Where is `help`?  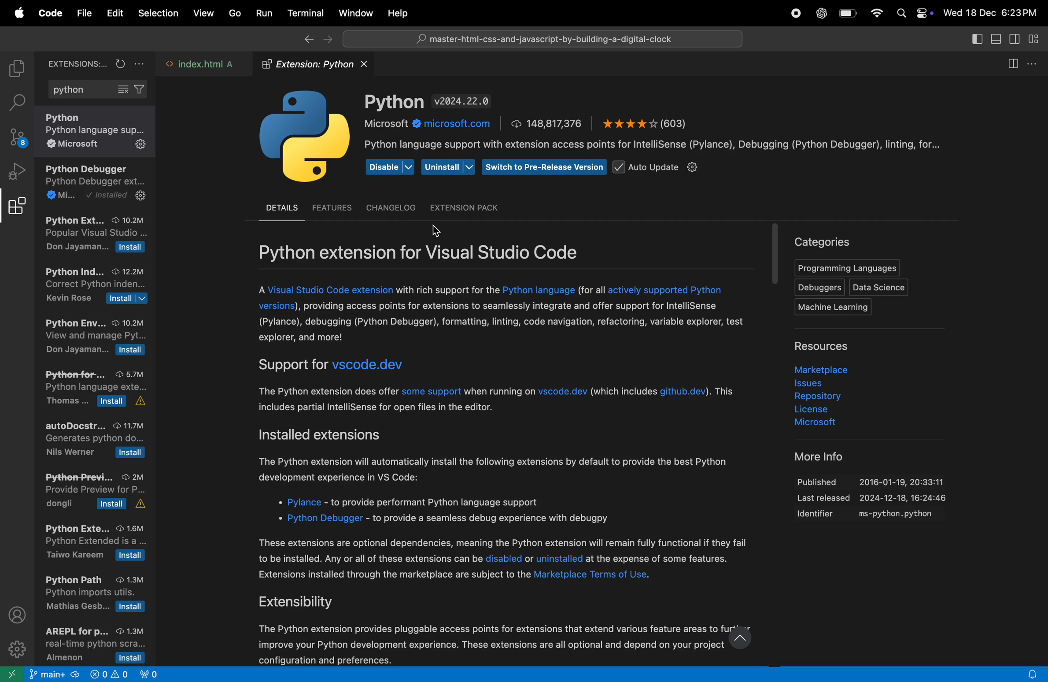
help is located at coordinates (401, 13).